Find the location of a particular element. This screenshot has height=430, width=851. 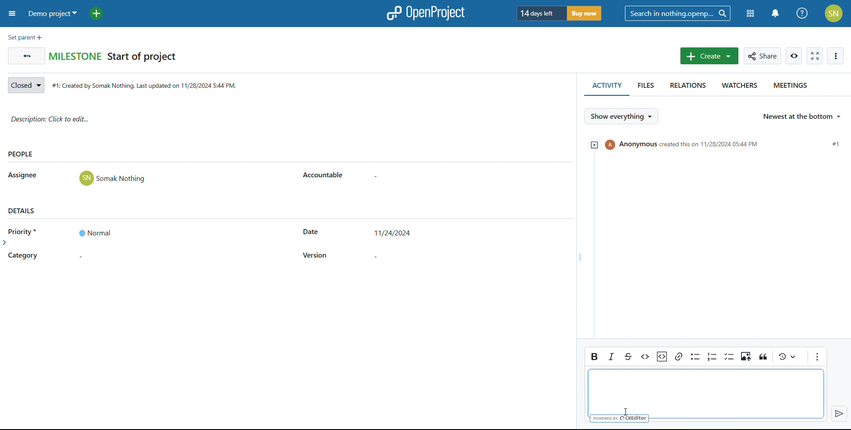

files is located at coordinates (644, 88).